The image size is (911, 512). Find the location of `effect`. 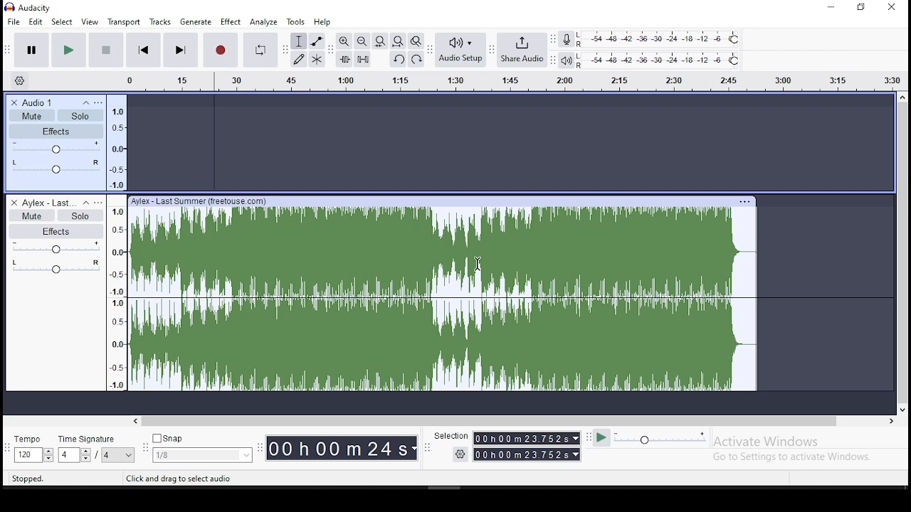

effect is located at coordinates (230, 22).